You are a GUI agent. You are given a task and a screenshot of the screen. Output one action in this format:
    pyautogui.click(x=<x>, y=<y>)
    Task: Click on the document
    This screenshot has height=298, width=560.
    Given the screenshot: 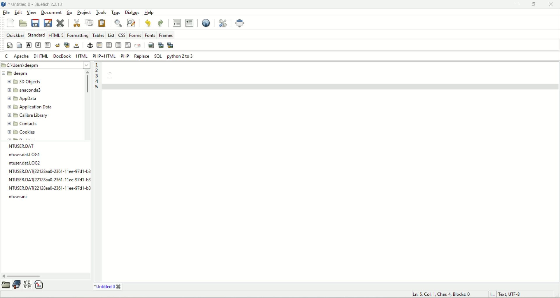 What is the action you would take?
    pyautogui.click(x=53, y=13)
    